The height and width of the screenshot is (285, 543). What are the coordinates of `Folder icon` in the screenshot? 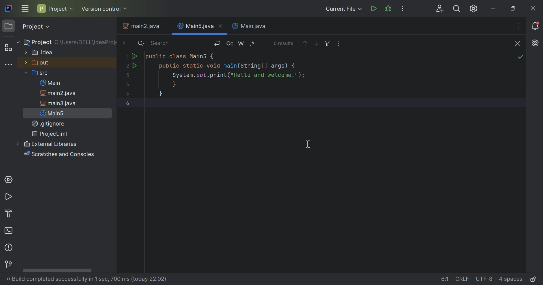 It's located at (8, 26).